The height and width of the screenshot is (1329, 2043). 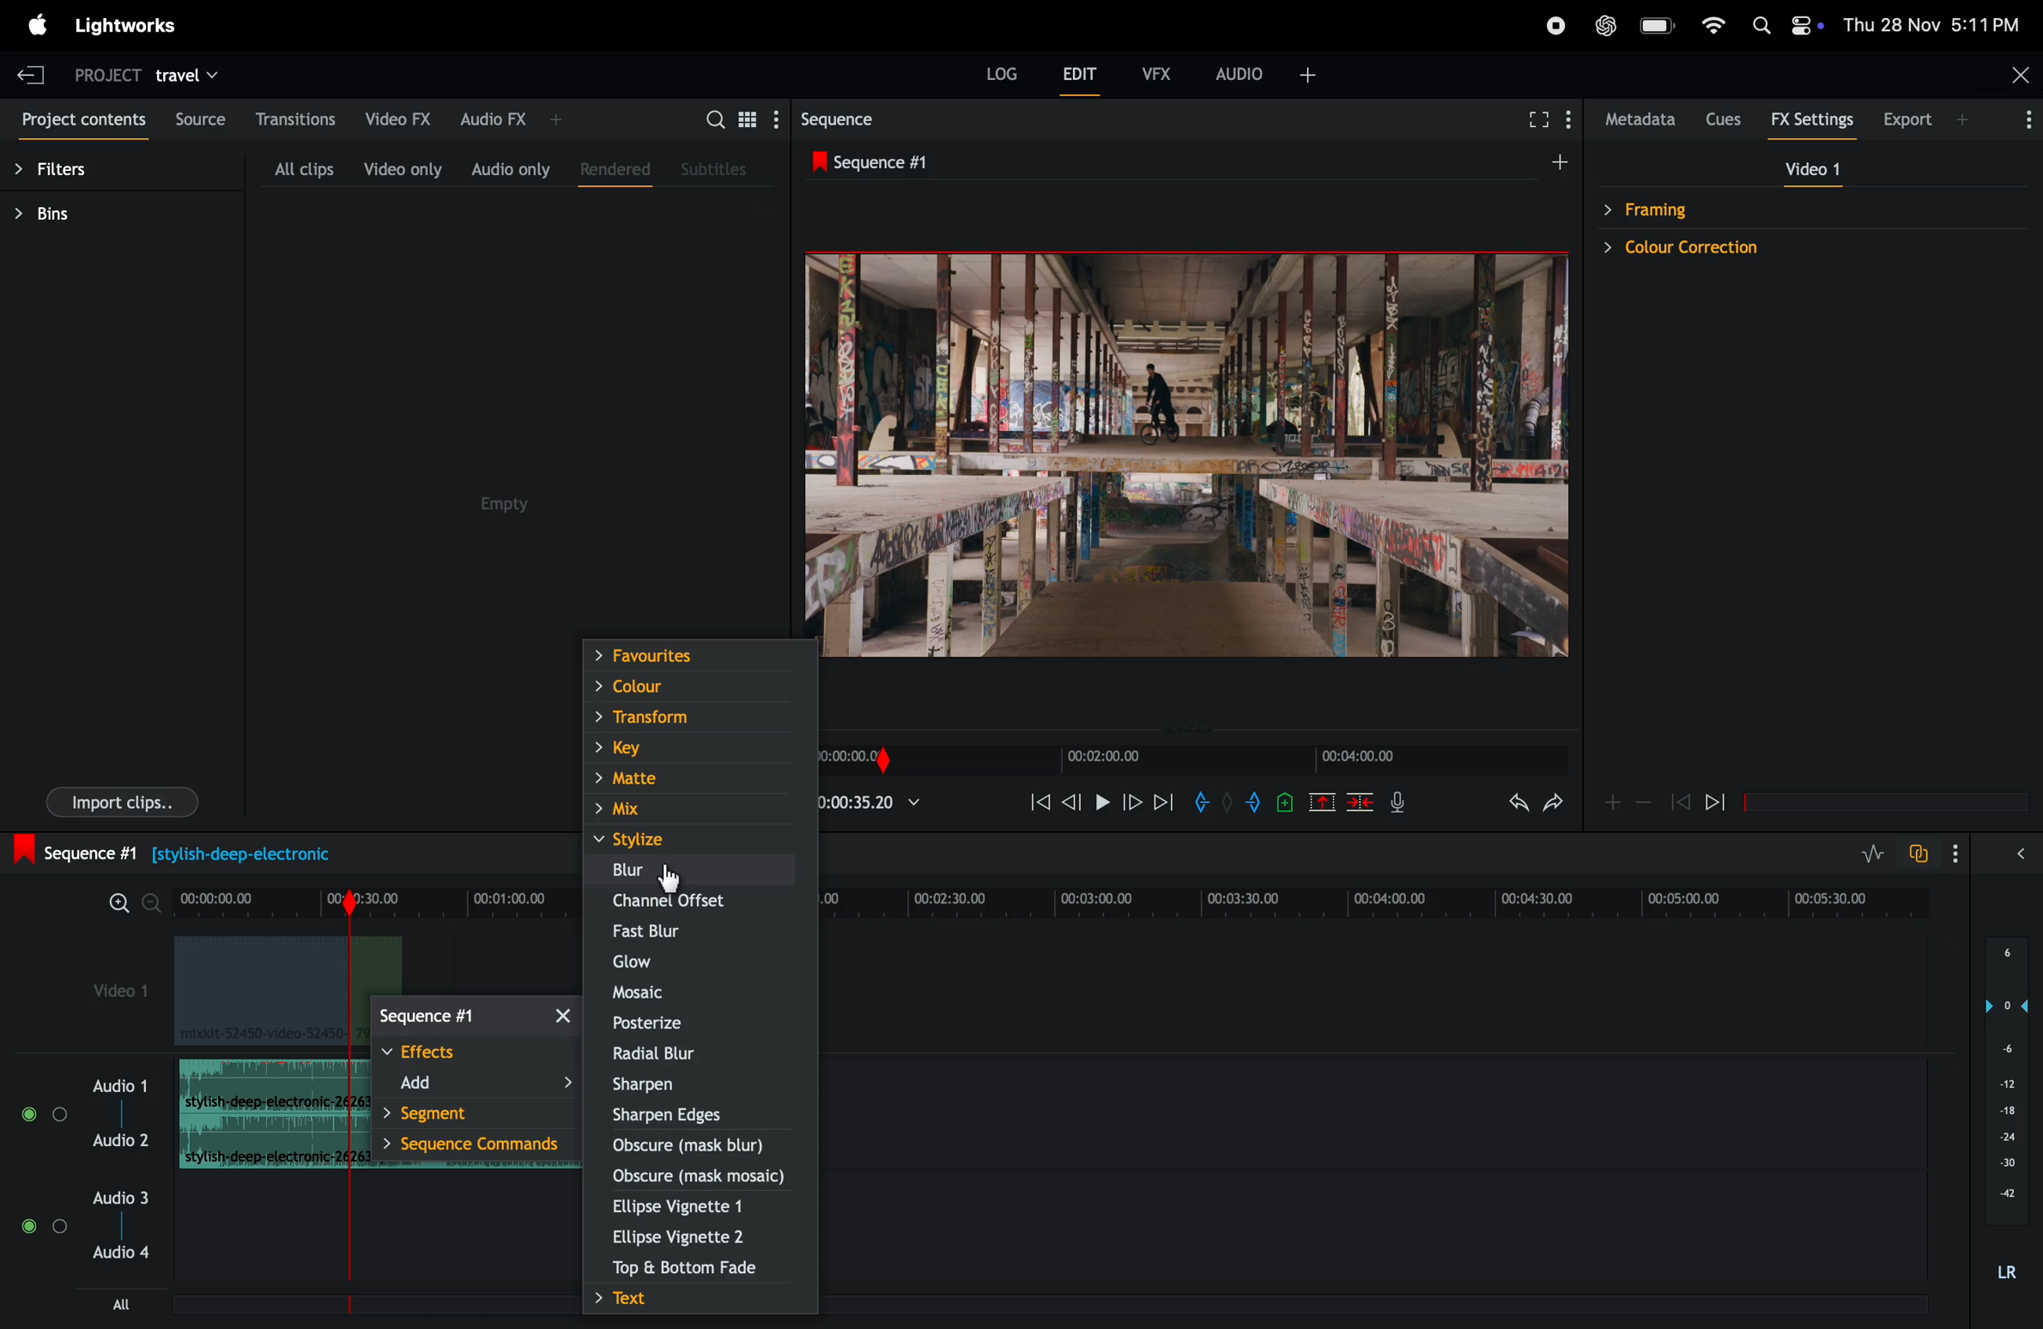 I want to click on battery, so click(x=1659, y=24).